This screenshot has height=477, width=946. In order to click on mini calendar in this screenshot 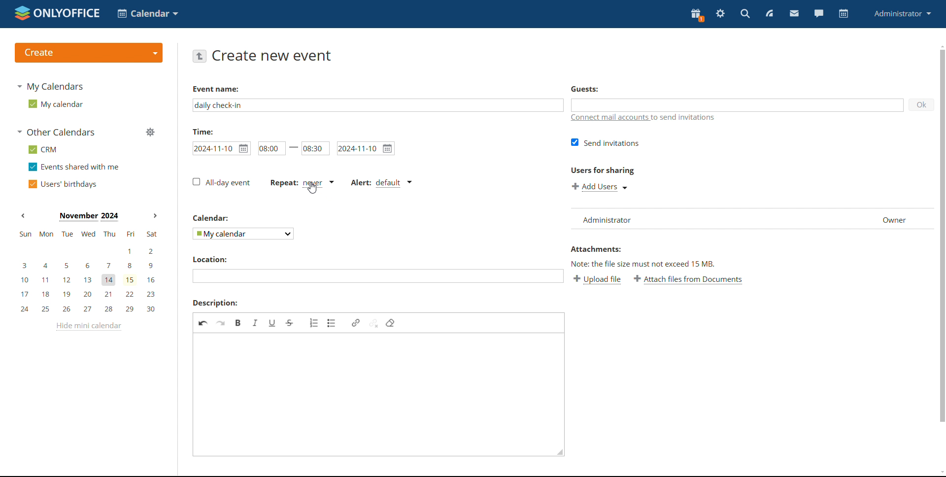, I will do `click(88, 271)`.